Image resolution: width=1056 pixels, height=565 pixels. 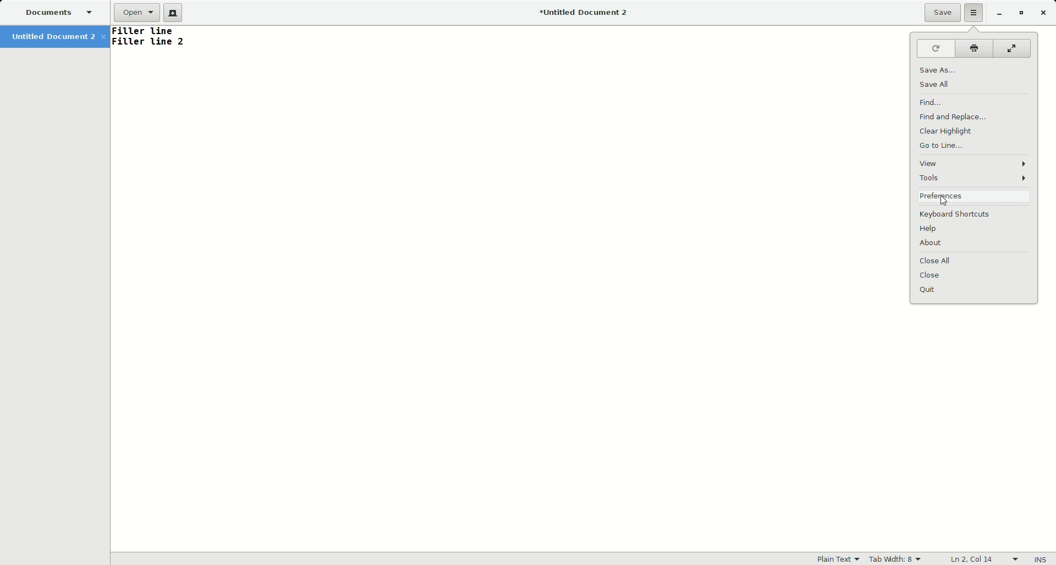 What do you see at coordinates (937, 70) in the screenshot?
I see `Save as` at bounding box center [937, 70].